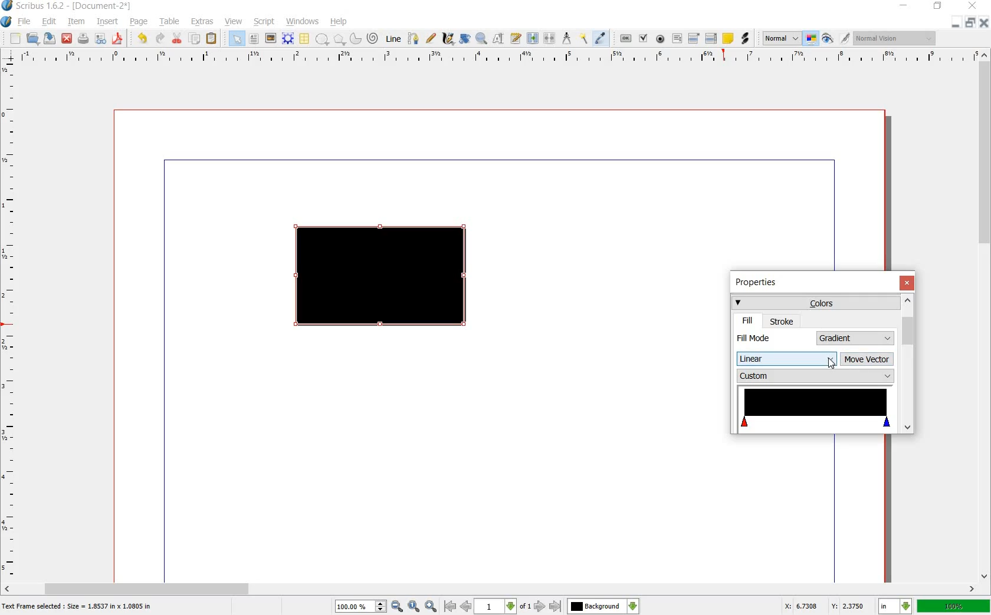  What do you see at coordinates (383, 277) in the screenshot?
I see `gradient added to shape` at bounding box center [383, 277].